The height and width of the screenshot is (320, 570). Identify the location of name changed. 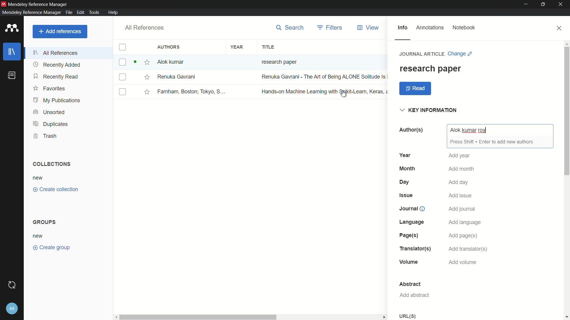
(468, 130).